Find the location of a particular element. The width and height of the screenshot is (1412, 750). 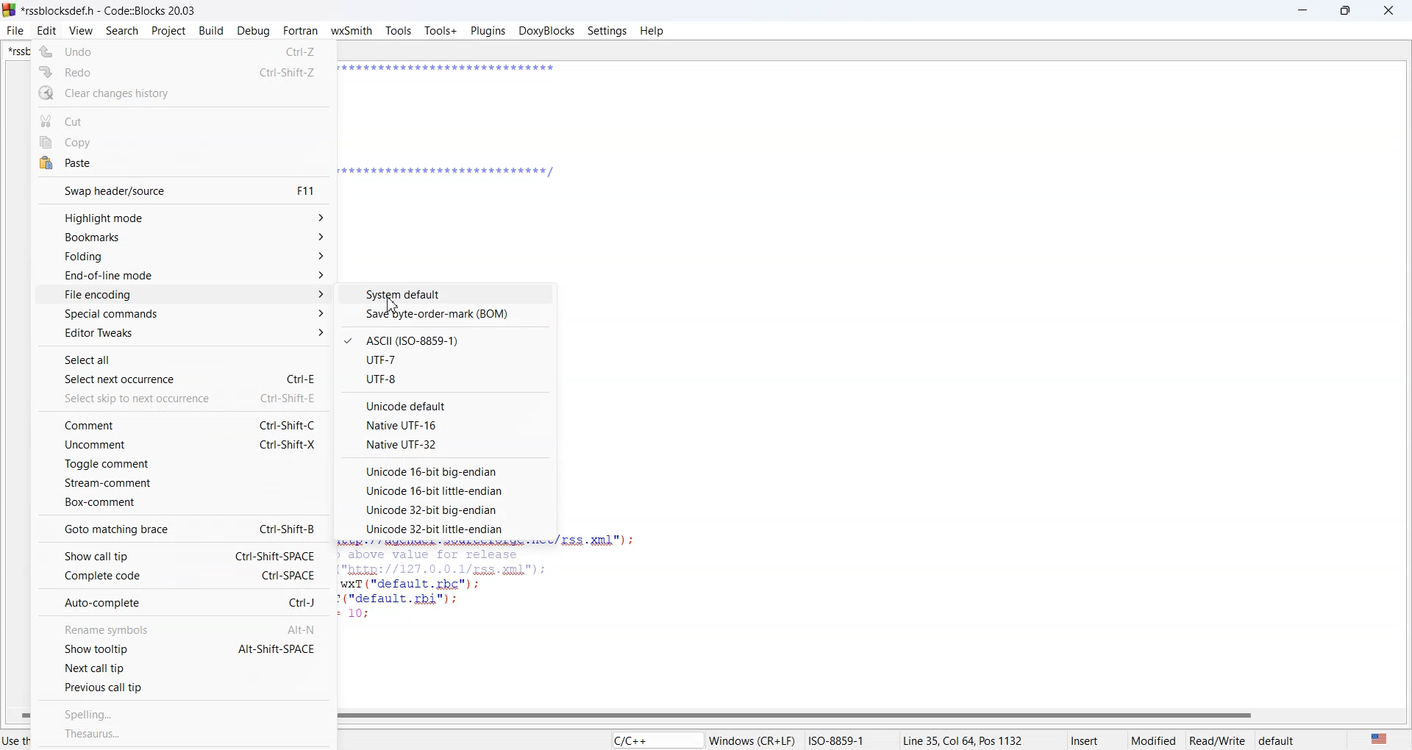

Windows(CR+LF) is located at coordinates (802, 739).